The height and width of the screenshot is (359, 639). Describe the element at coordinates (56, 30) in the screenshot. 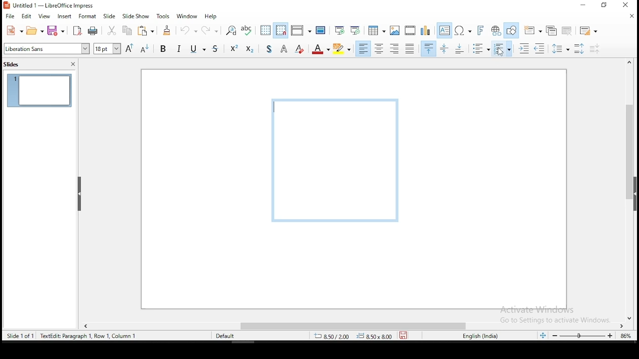

I see `save` at that location.